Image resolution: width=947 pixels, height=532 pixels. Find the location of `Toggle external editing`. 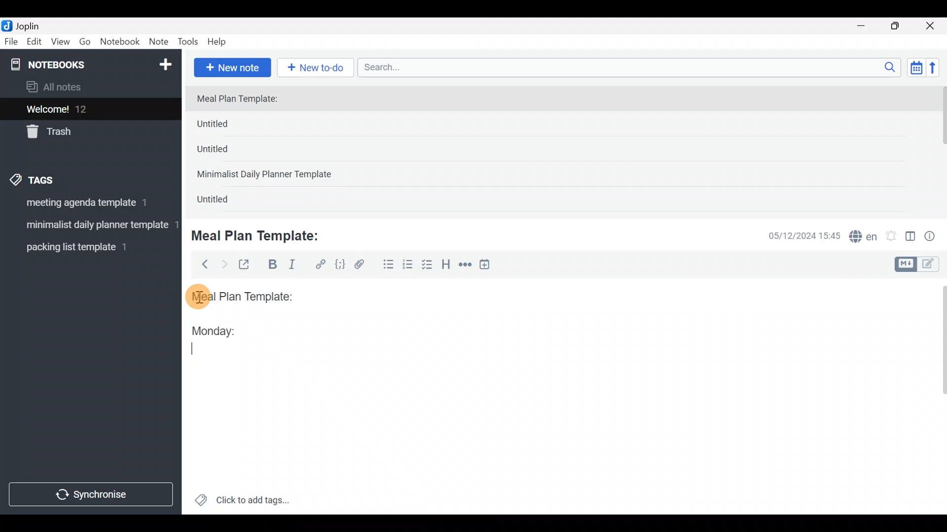

Toggle external editing is located at coordinates (248, 265).